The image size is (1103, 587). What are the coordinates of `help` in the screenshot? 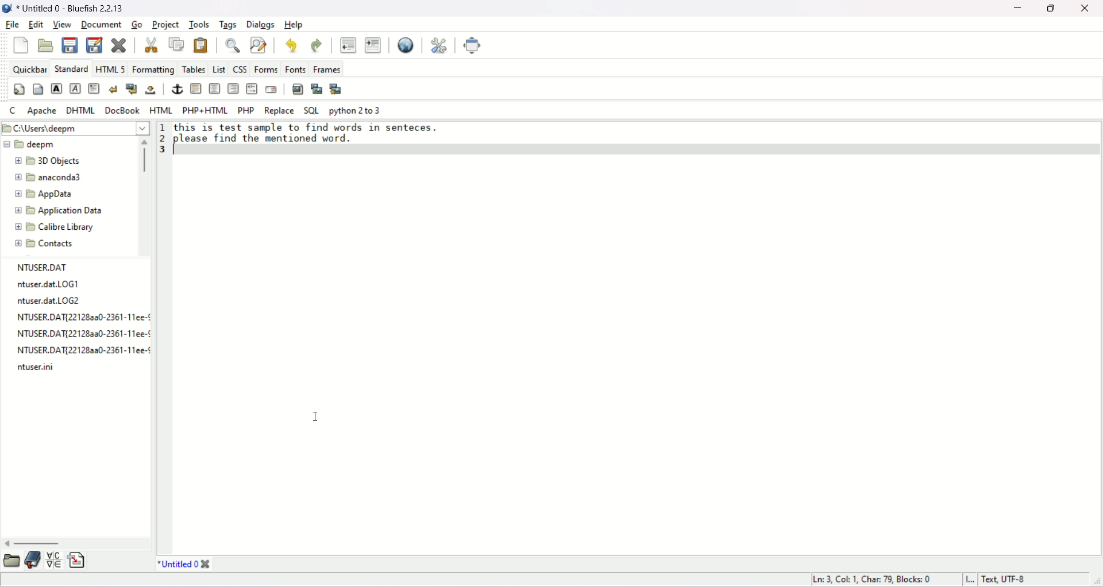 It's located at (294, 25).